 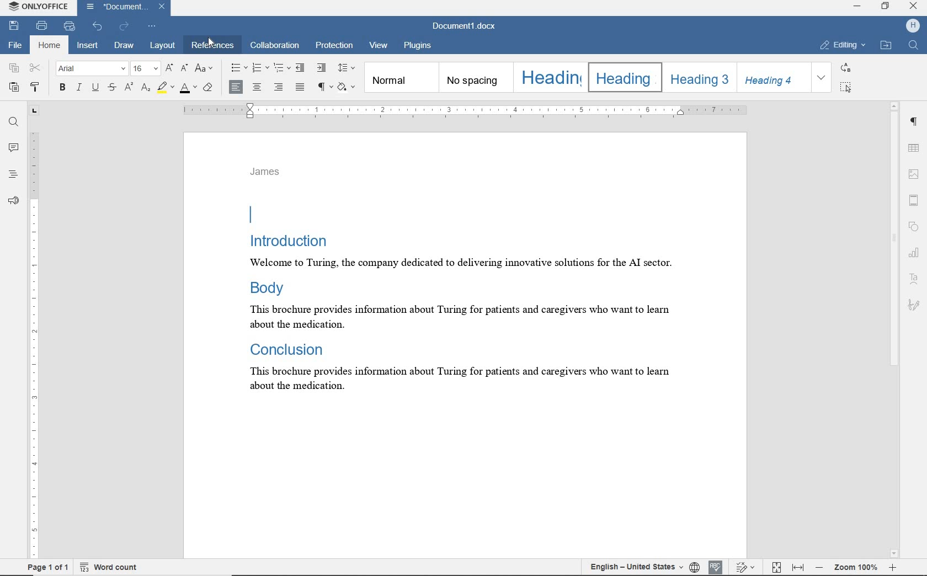 What do you see at coordinates (694, 567) in the screenshot?
I see `set document language` at bounding box center [694, 567].